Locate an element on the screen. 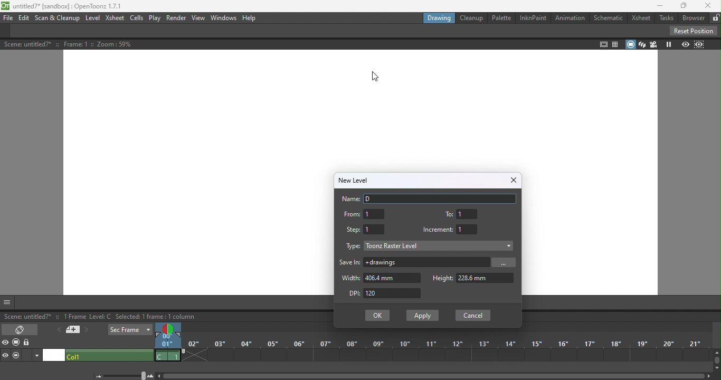 The height and width of the screenshot is (380, 721). Window  is located at coordinates (224, 17).